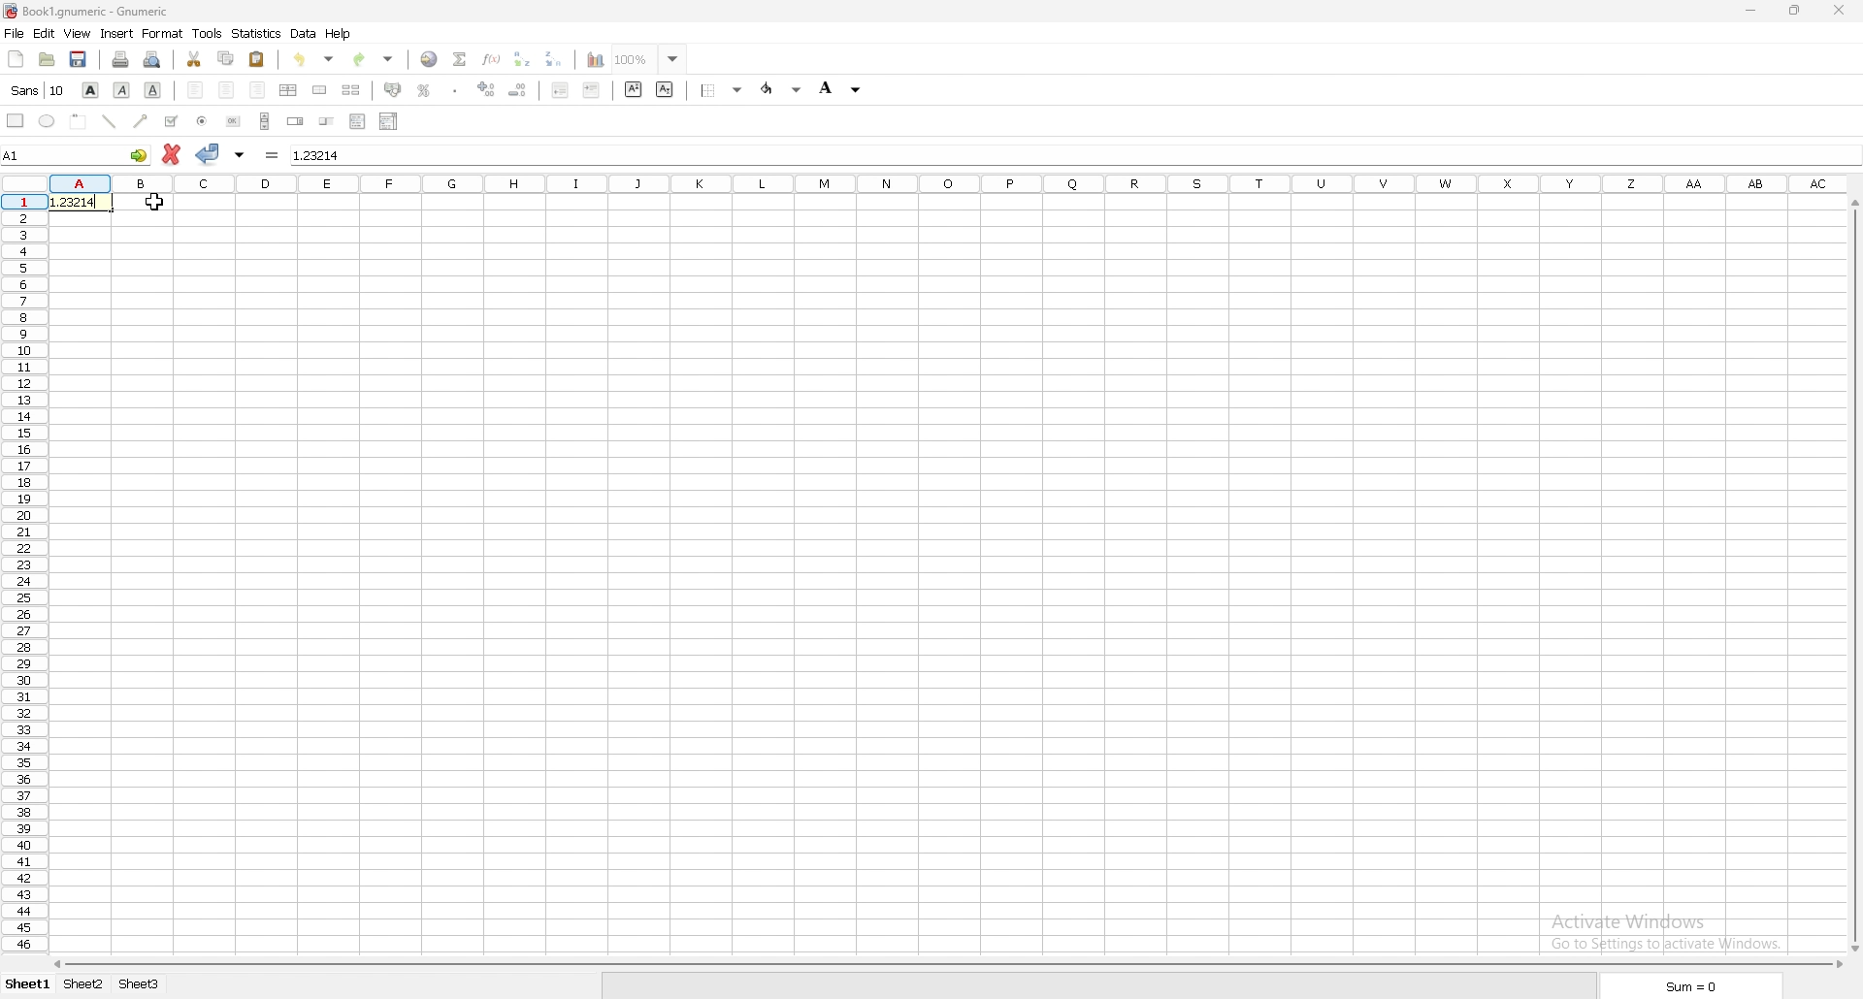  Describe the element at coordinates (48, 59) in the screenshot. I see `open` at that location.